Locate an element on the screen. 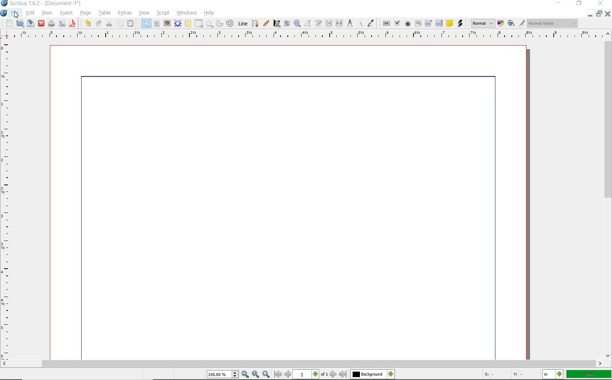 The width and height of the screenshot is (612, 380). spiral is located at coordinates (231, 23).